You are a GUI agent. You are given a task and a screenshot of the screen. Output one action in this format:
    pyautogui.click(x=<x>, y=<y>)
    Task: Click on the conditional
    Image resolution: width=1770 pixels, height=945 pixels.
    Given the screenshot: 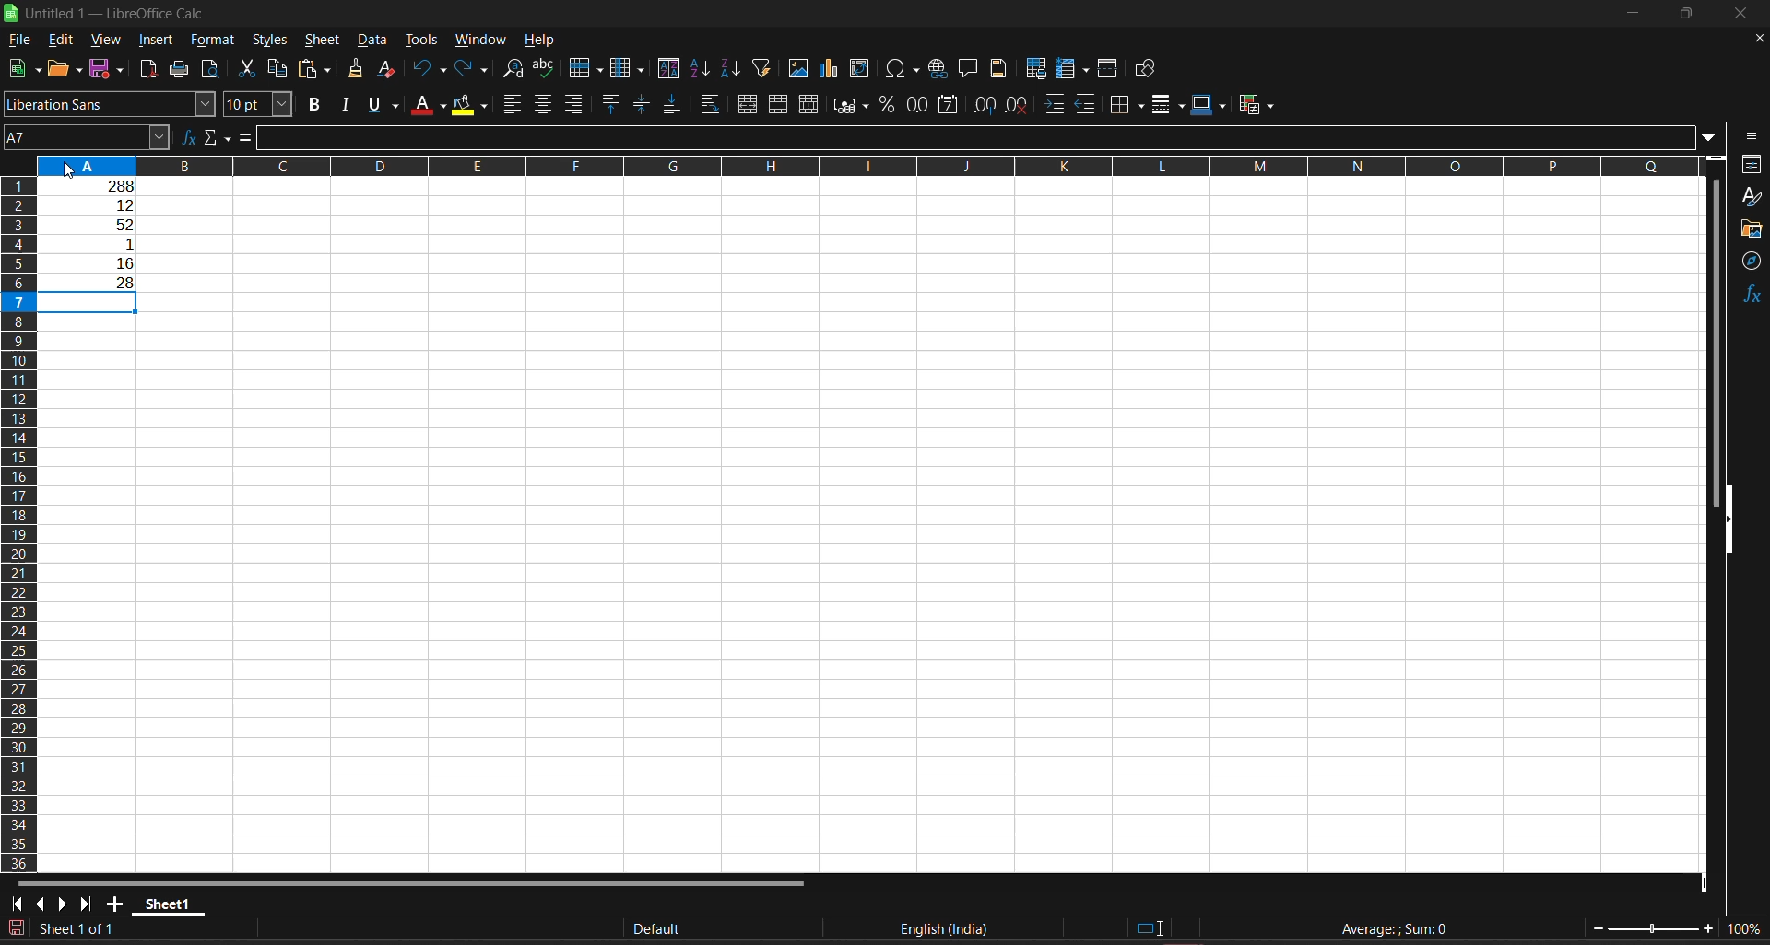 What is the action you would take?
    pyautogui.click(x=1257, y=103)
    